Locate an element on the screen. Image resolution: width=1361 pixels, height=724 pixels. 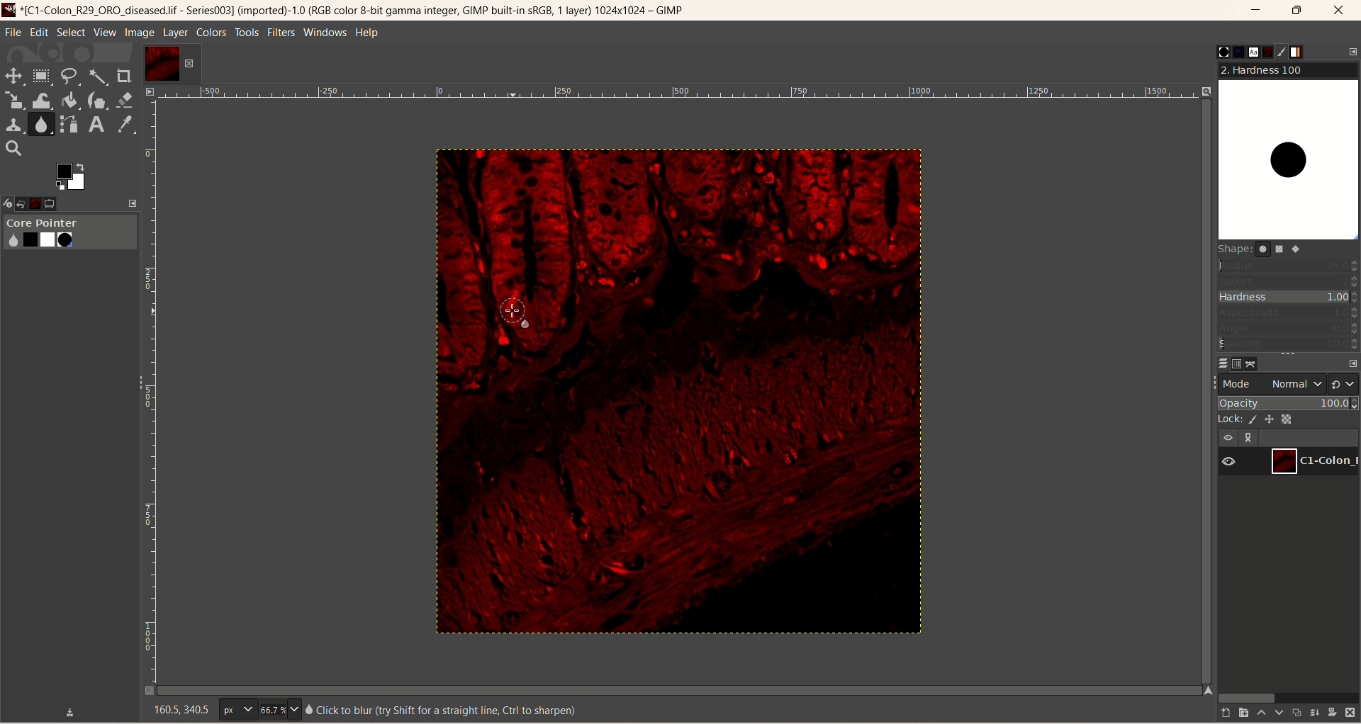
duplicate the layer is located at coordinates (1295, 714).